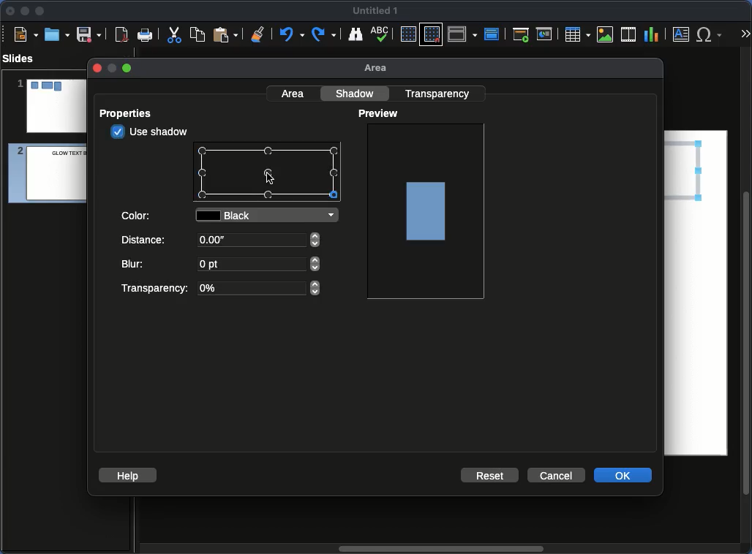 Image resolution: width=752 pixels, height=554 pixels. What do you see at coordinates (555, 476) in the screenshot?
I see `Cancel` at bounding box center [555, 476].